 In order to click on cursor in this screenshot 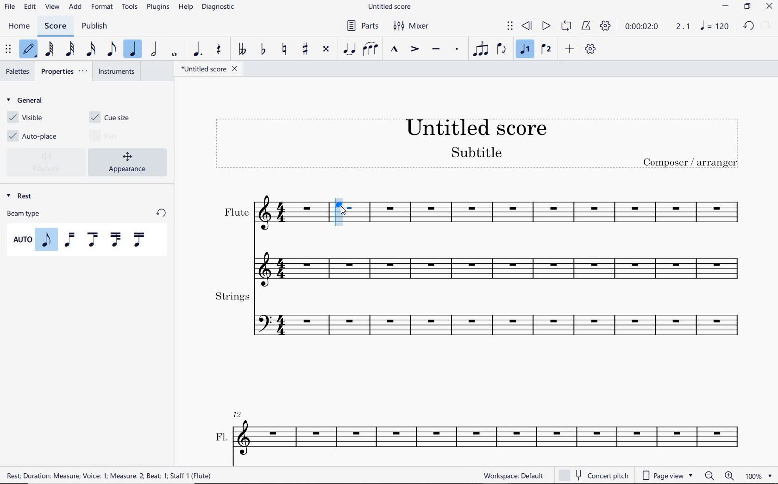, I will do `click(348, 211)`.